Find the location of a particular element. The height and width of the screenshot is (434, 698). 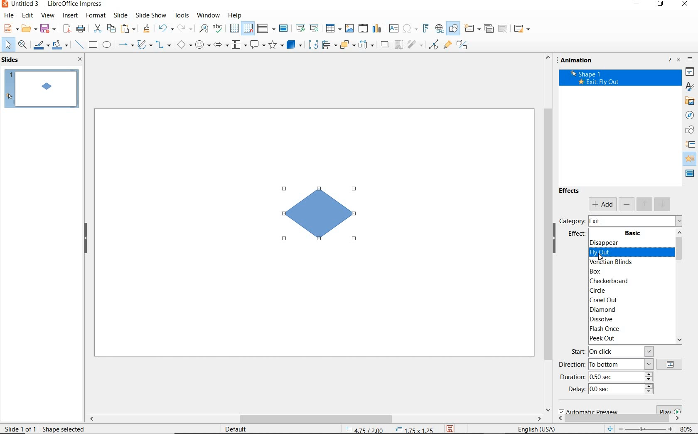

close is located at coordinates (81, 60).